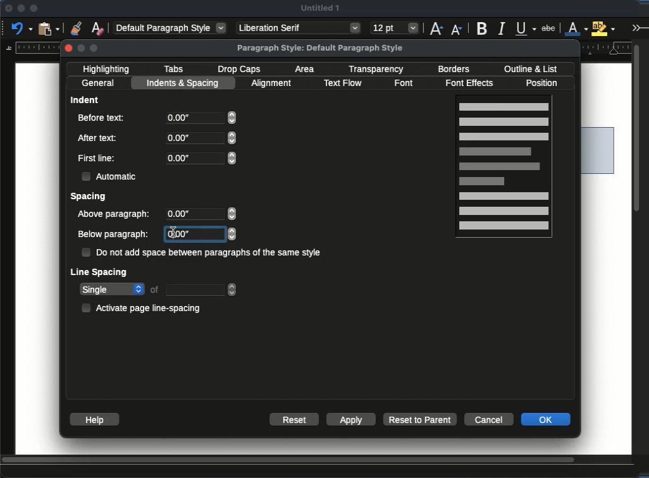 The height and width of the screenshot is (478, 649). What do you see at coordinates (156, 289) in the screenshot?
I see `of` at bounding box center [156, 289].